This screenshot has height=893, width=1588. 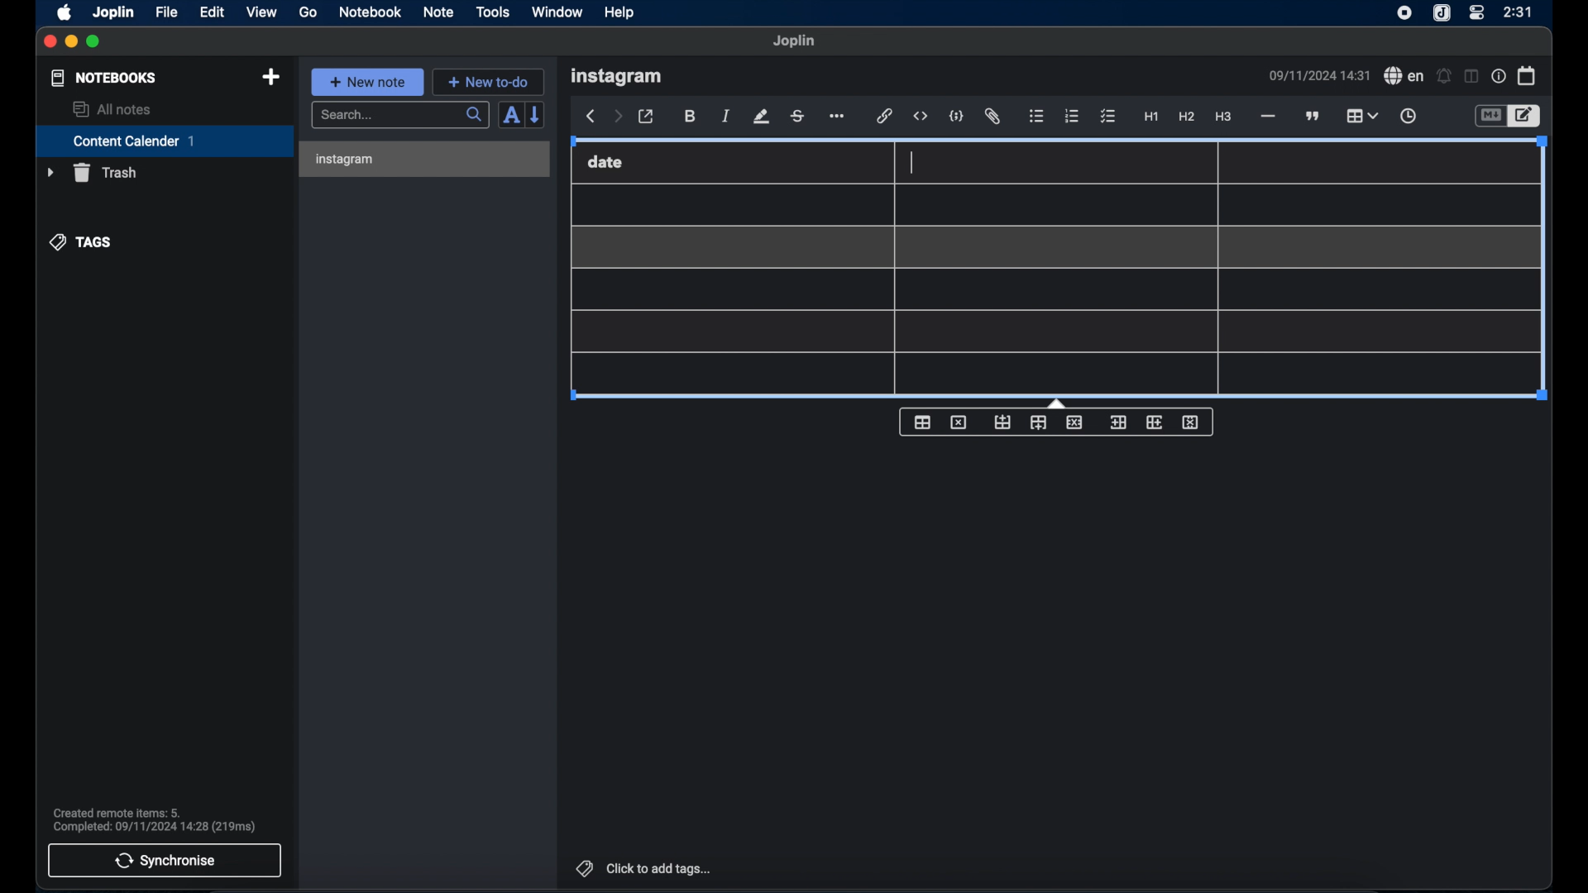 What do you see at coordinates (621, 13) in the screenshot?
I see `help` at bounding box center [621, 13].